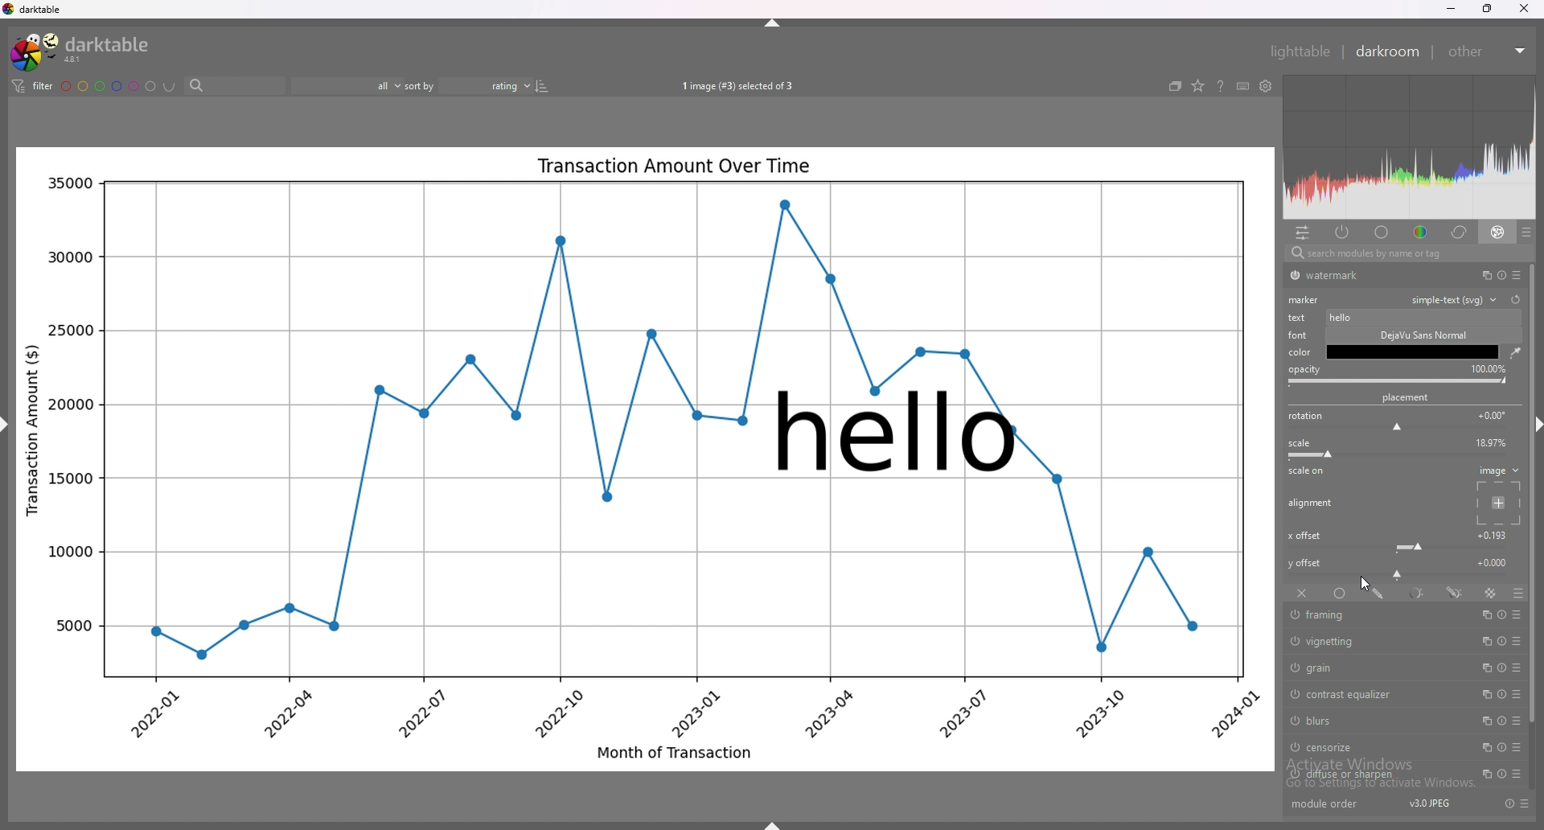 The width and height of the screenshot is (1544, 830). Describe the element at coordinates (1333, 805) in the screenshot. I see `module order` at that location.